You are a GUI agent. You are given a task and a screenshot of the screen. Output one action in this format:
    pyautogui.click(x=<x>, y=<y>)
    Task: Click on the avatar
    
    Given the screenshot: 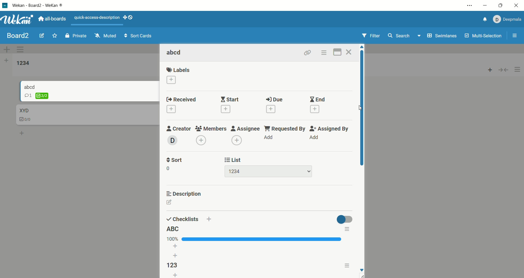 What is the action you would take?
    pyautogui.click(x=173, y=140)
    